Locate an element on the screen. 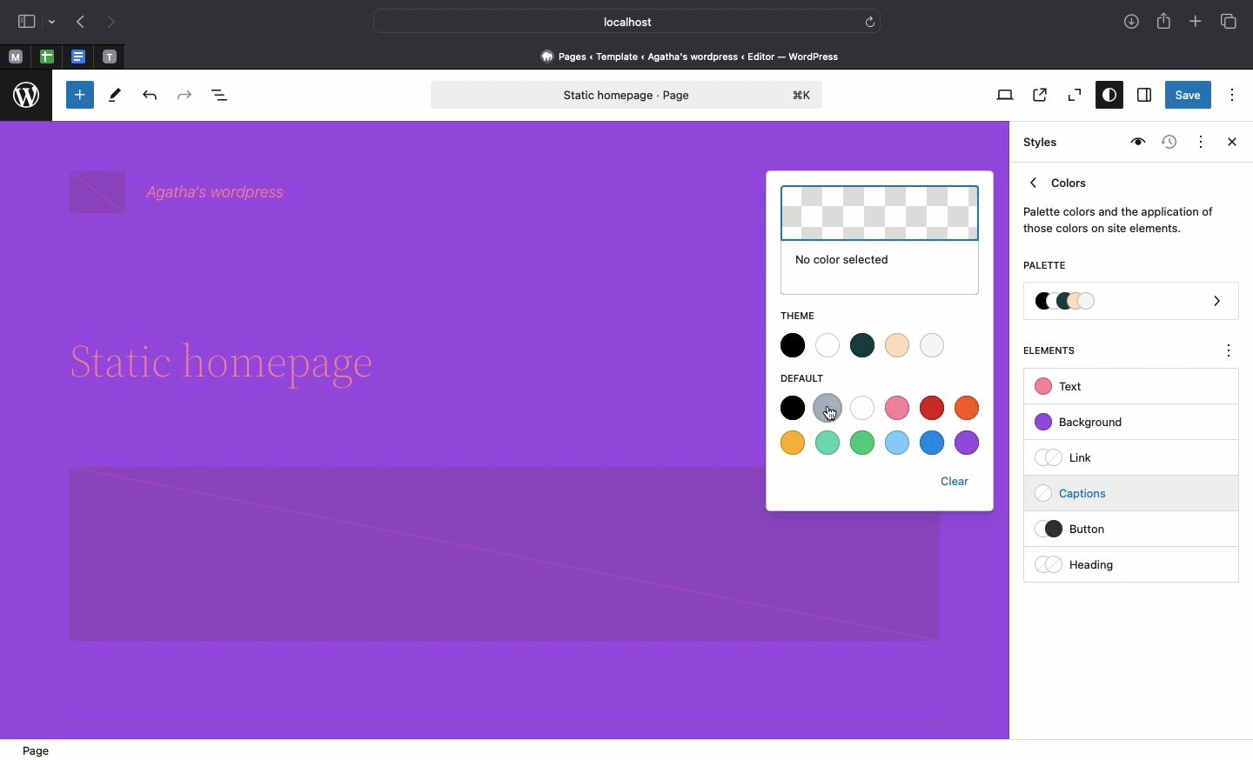 This screenshot has height=760, width=1253. Static homepage is located at coordinates (629, 95).